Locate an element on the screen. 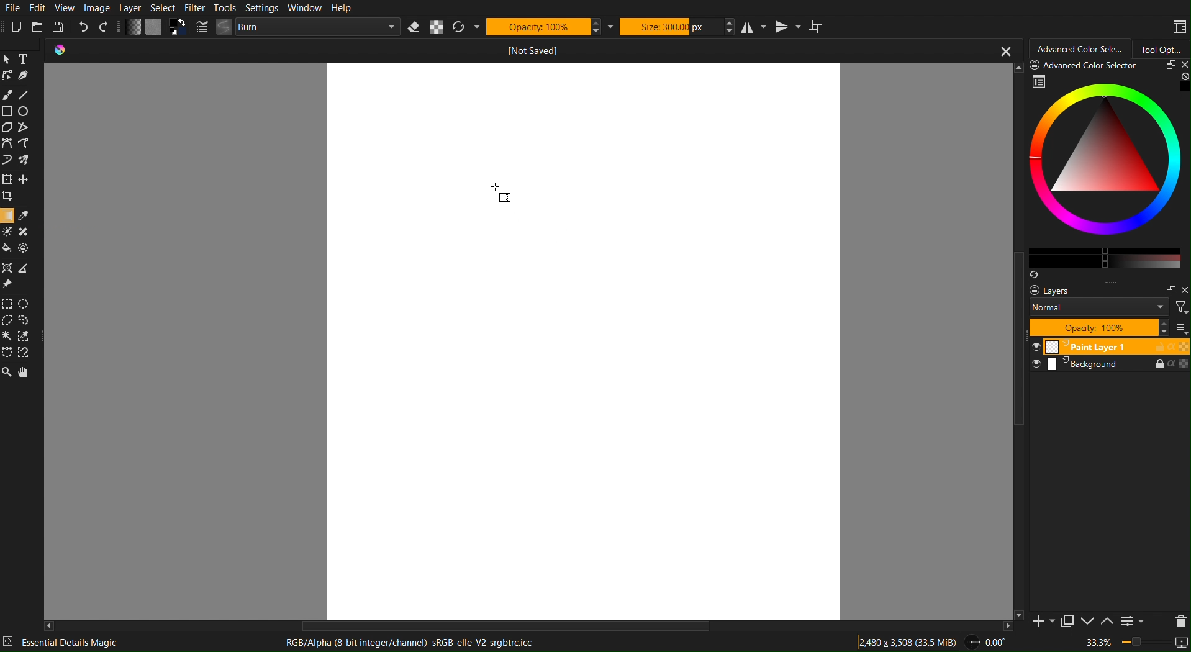  Move is located at coordinates (27, 373).